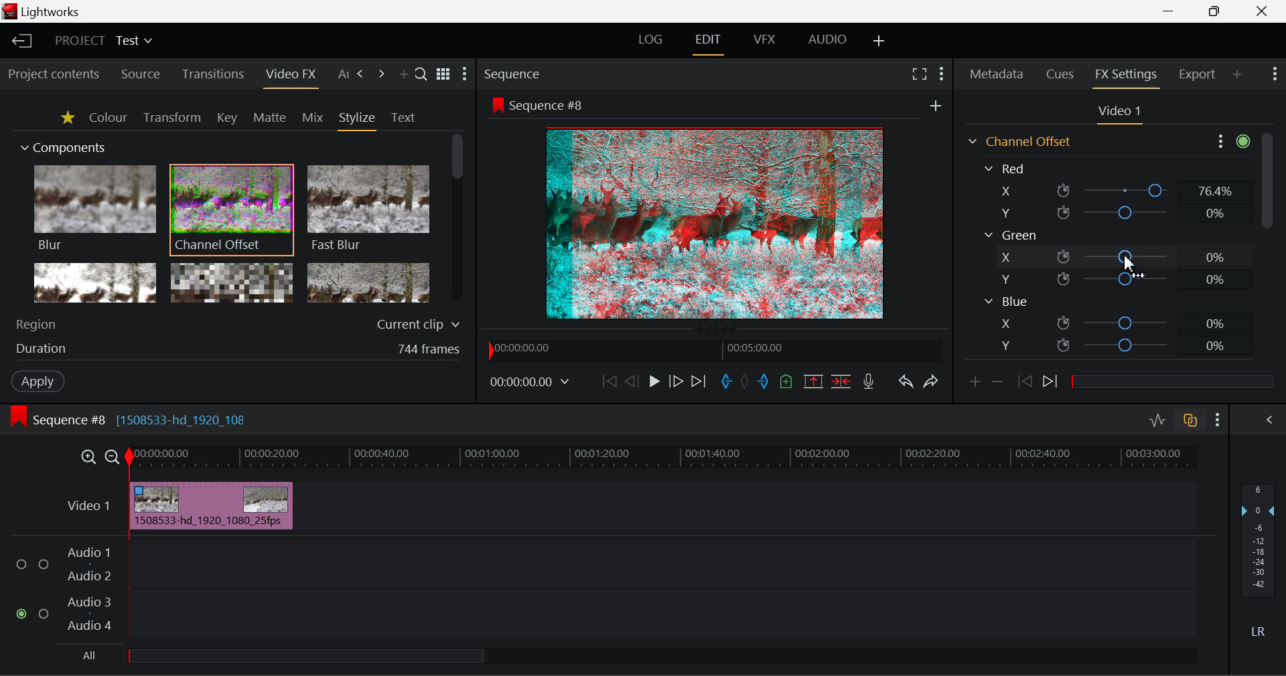 This screenshot has height=676, width=1286. I want to click on Delete/Cut, so click(843, 382).